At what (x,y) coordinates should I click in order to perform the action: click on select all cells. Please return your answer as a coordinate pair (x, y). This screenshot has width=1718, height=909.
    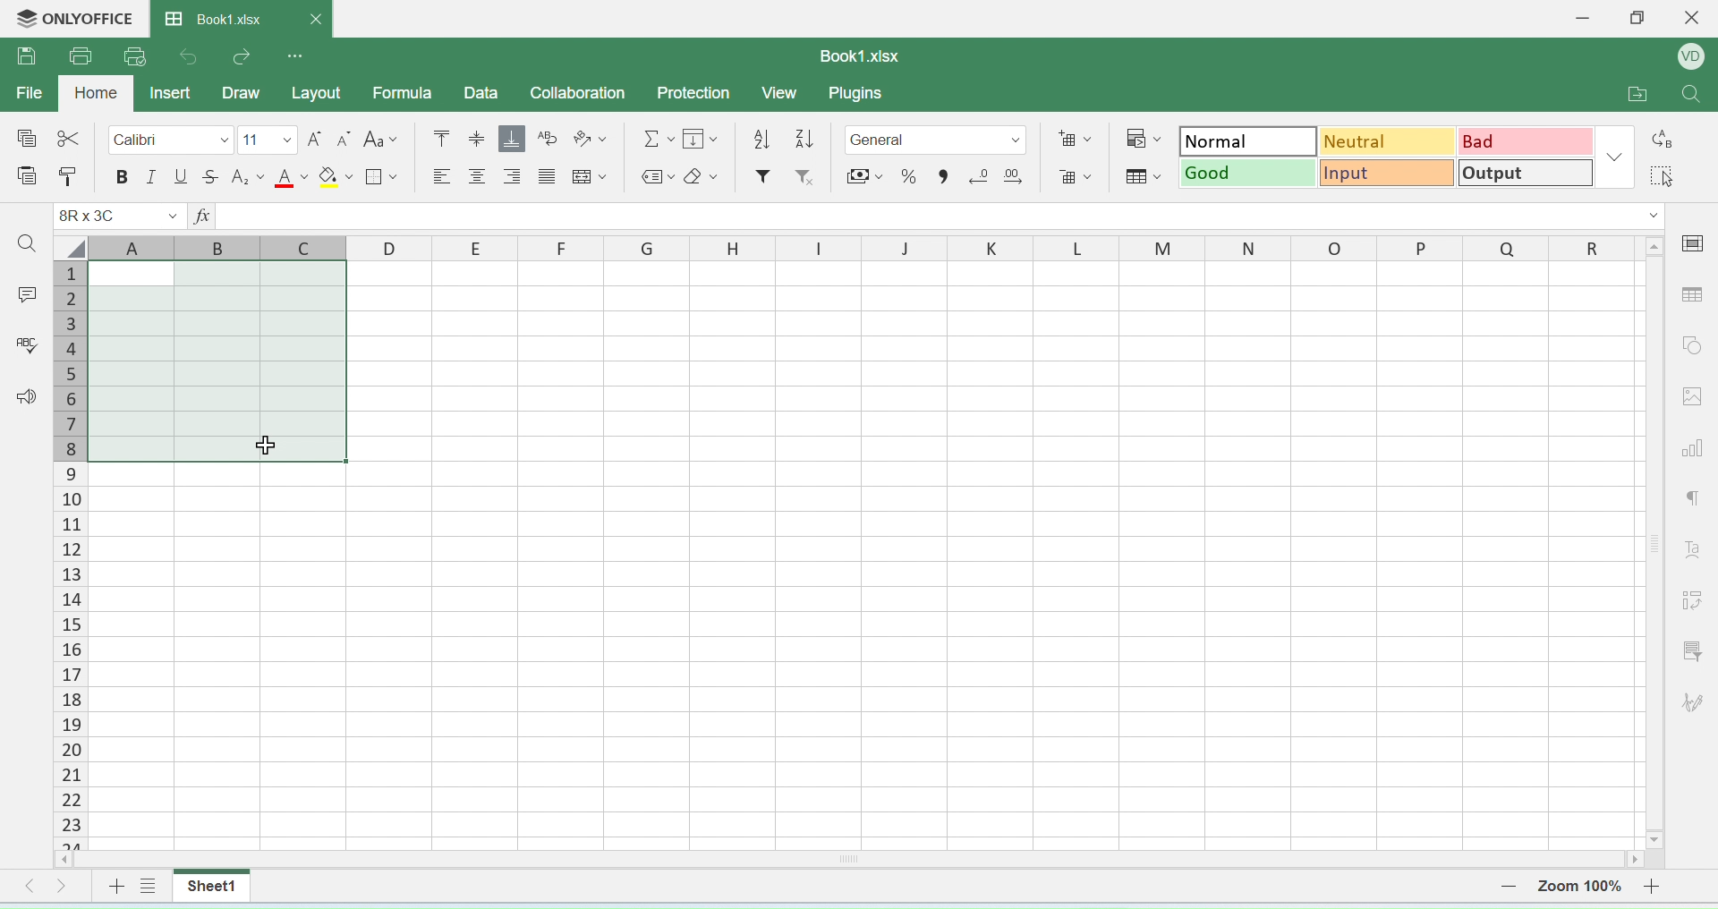
    Looking at the image, I should click on (70, 247).